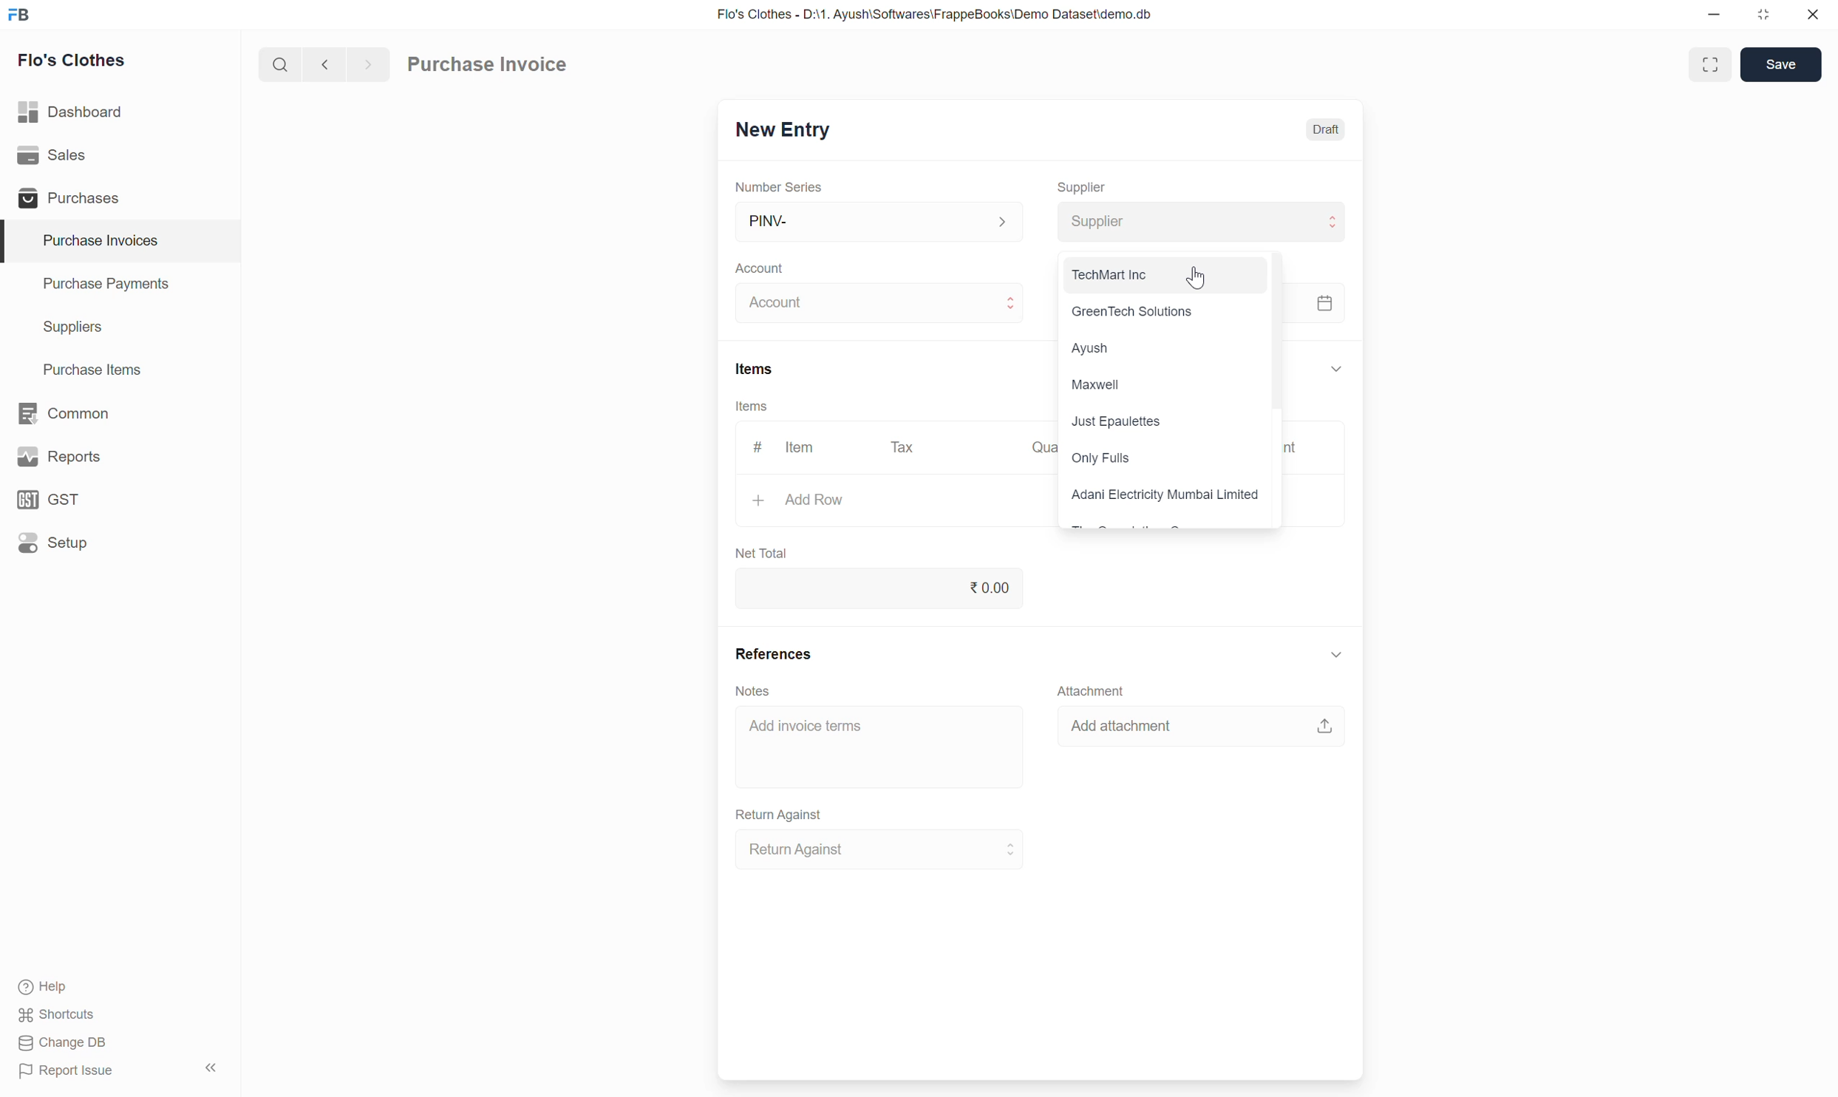  What do you see at coordinates (1165, 422) in the screenshot?
I see `Just Epaulettes` at bounding box center [1165, 422].